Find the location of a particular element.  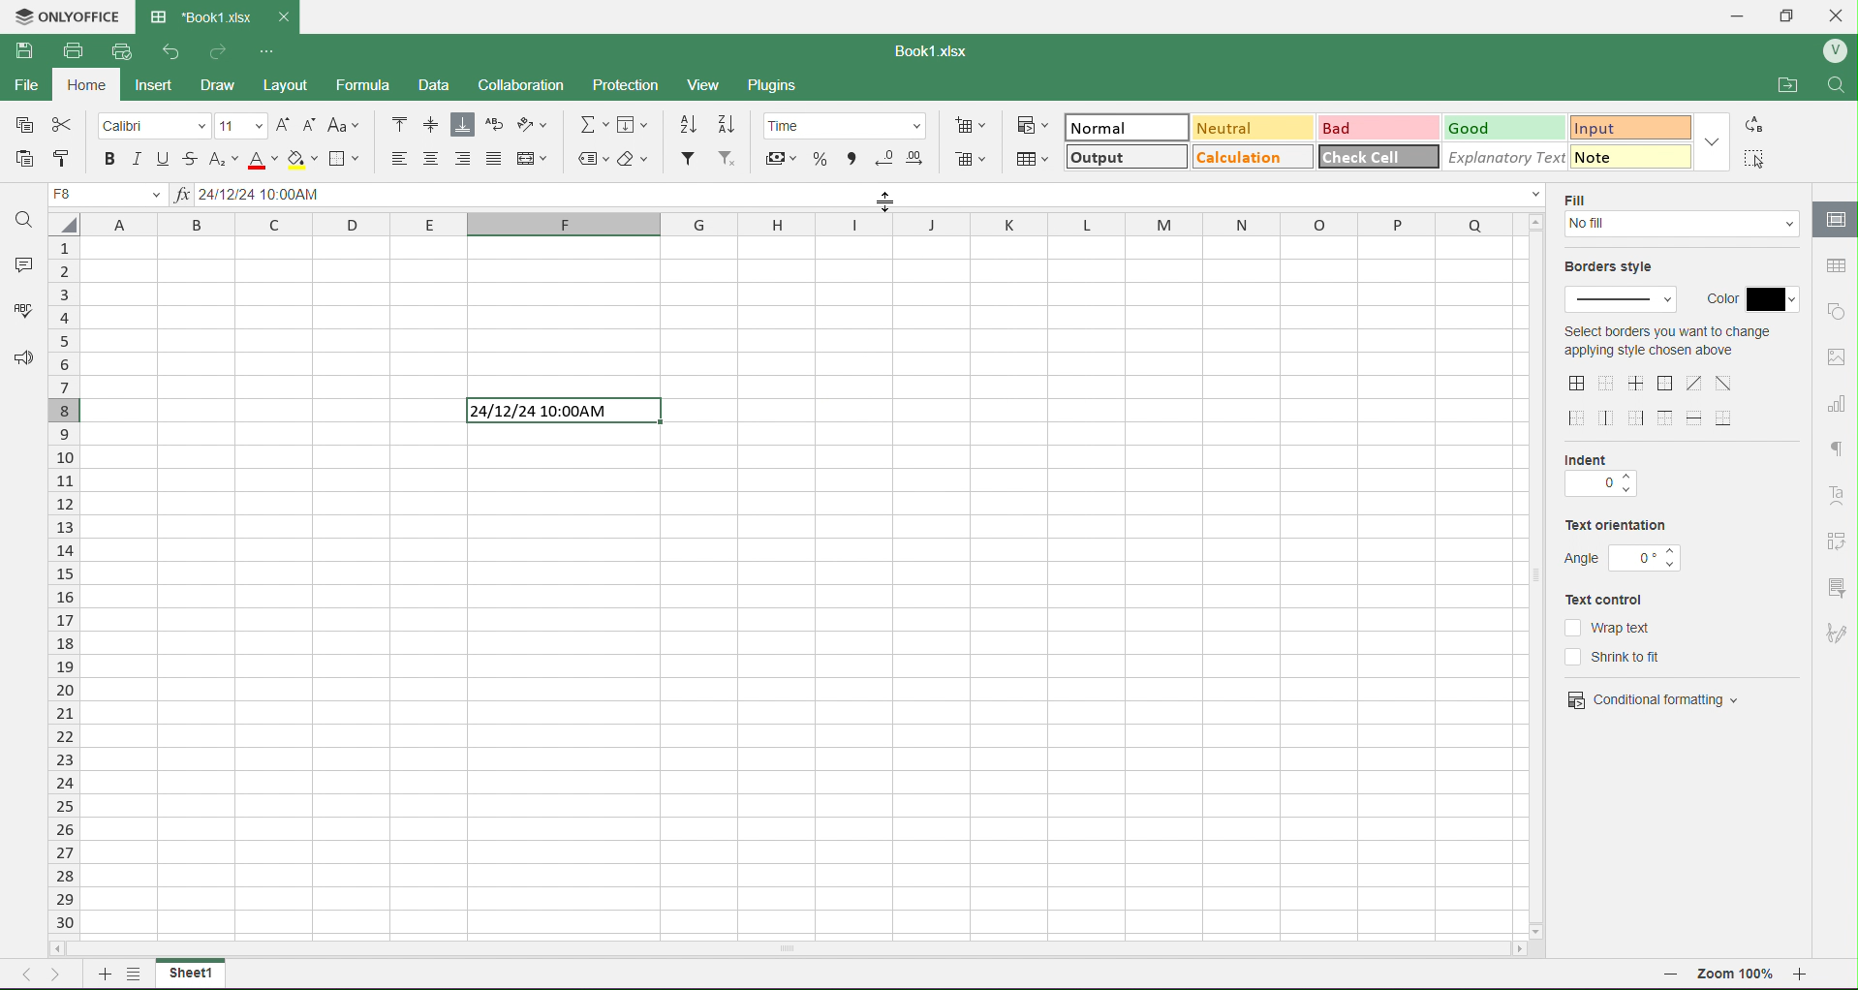

Spell Checking is located at coordinates (16, 312).